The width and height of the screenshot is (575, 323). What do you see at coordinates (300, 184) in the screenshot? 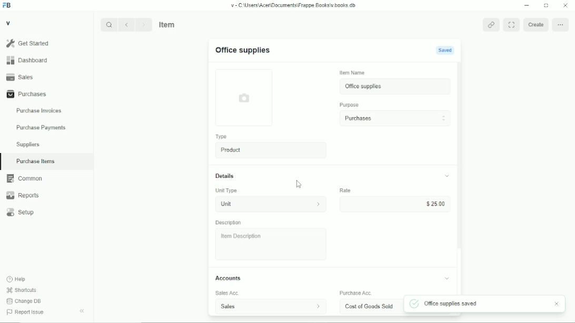
I see `cursor` at bounding box center [300, 184].